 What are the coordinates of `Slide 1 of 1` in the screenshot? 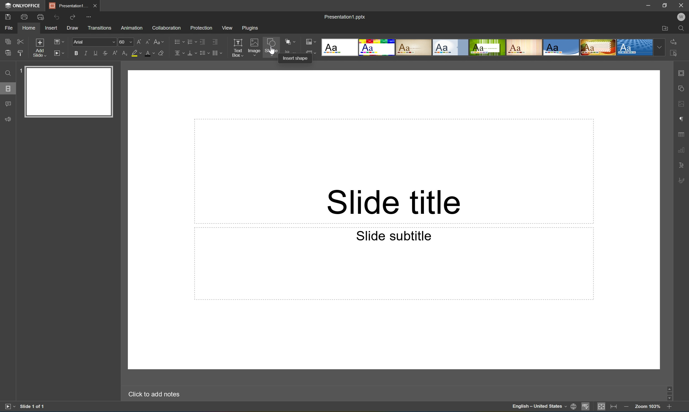 It's located at (34, 407).